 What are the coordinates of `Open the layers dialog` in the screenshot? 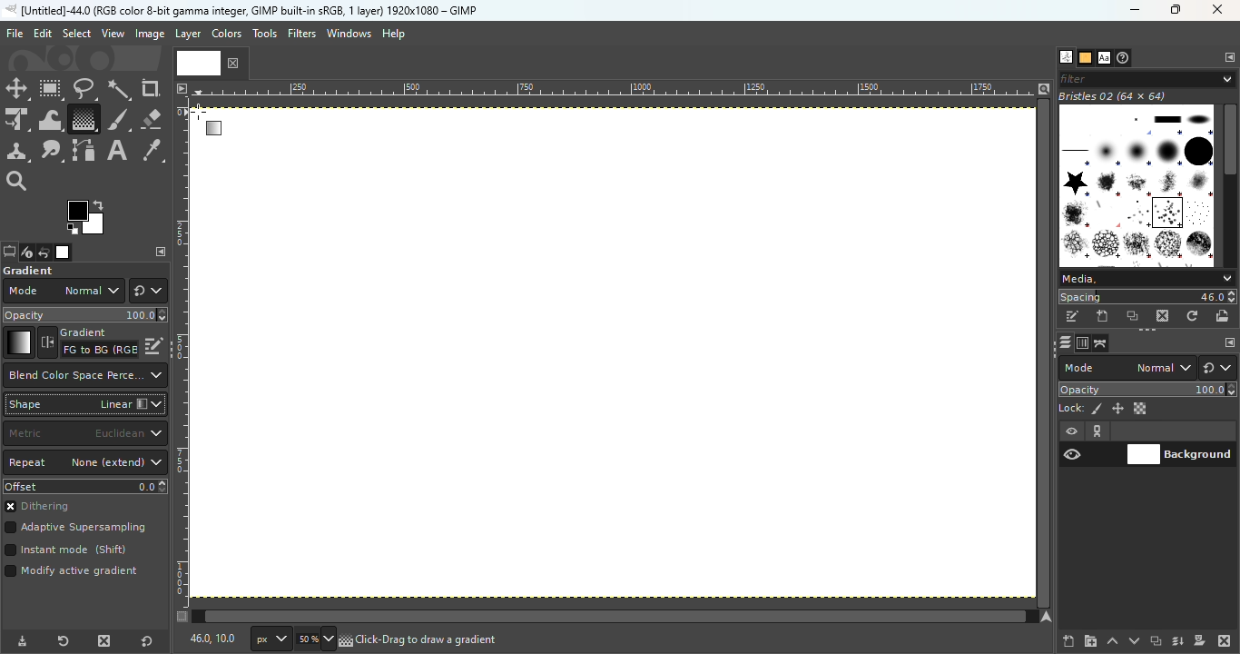 It's located at (1063, 342).